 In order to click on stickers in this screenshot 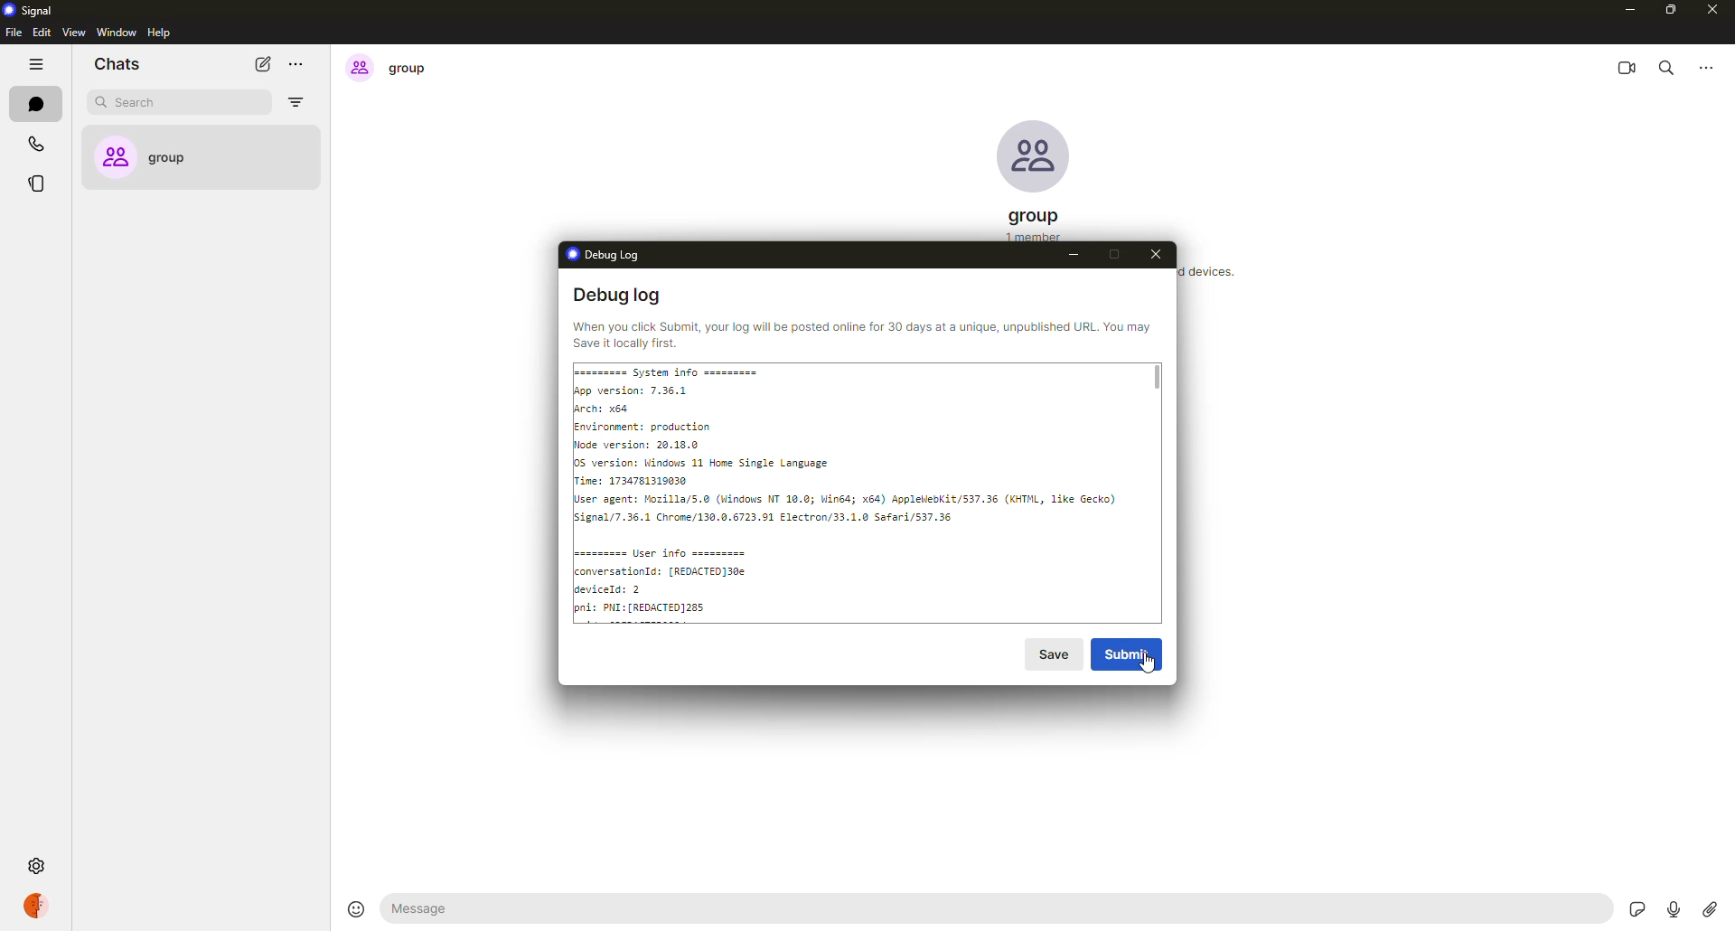, I will do `click(1640, 908)`.